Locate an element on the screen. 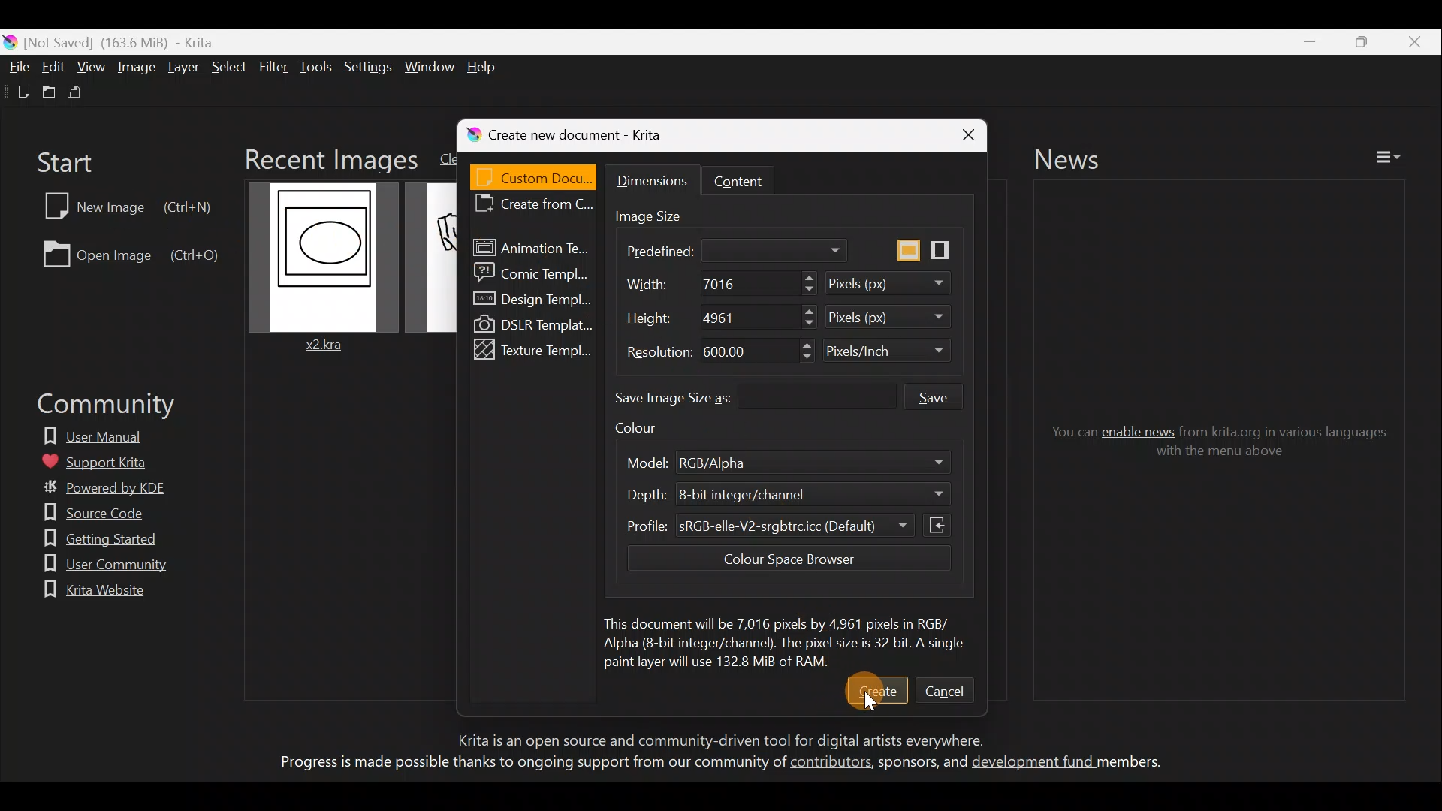  8-bit integer/channel is located at coordinates (753, 496).